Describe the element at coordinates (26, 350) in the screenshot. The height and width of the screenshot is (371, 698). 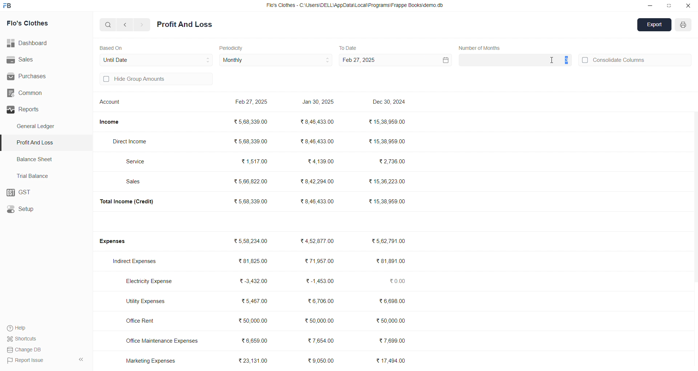
I see `Change DB` at that location.